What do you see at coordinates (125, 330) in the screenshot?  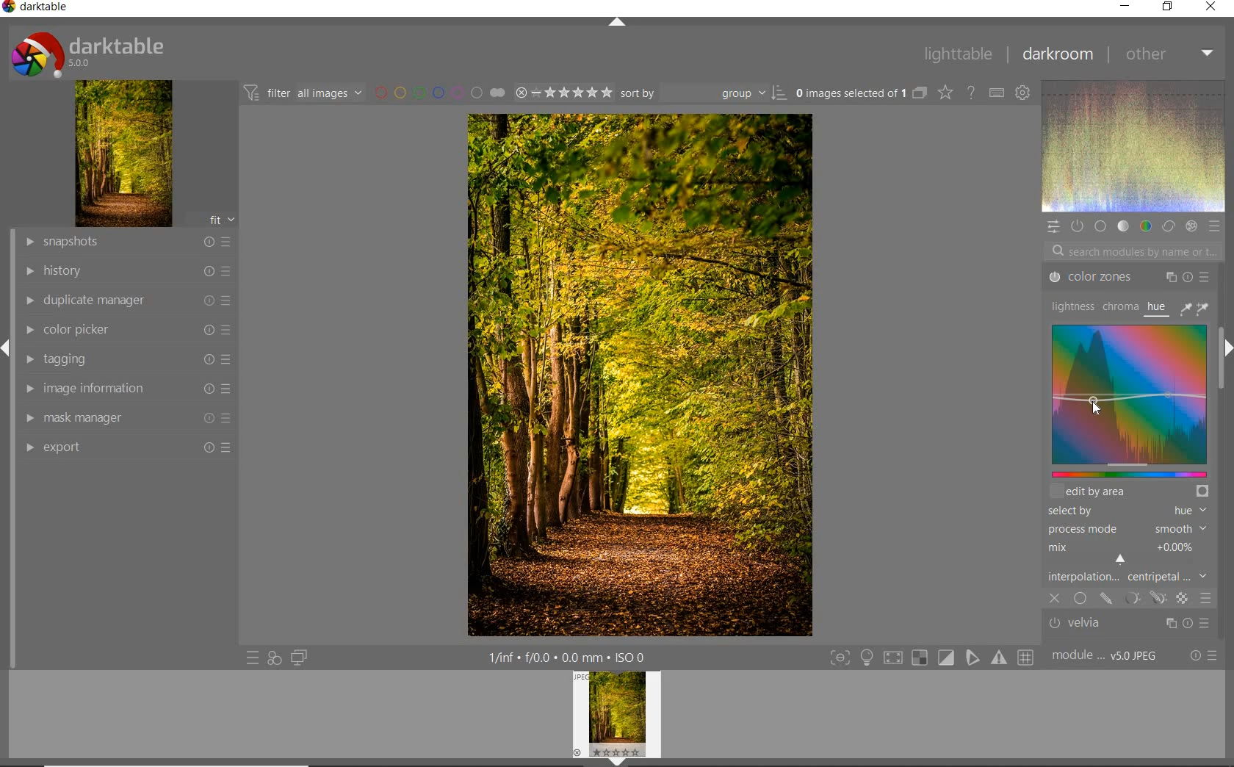 I see `COLOR PICKER` at bounding box center [125, 330].